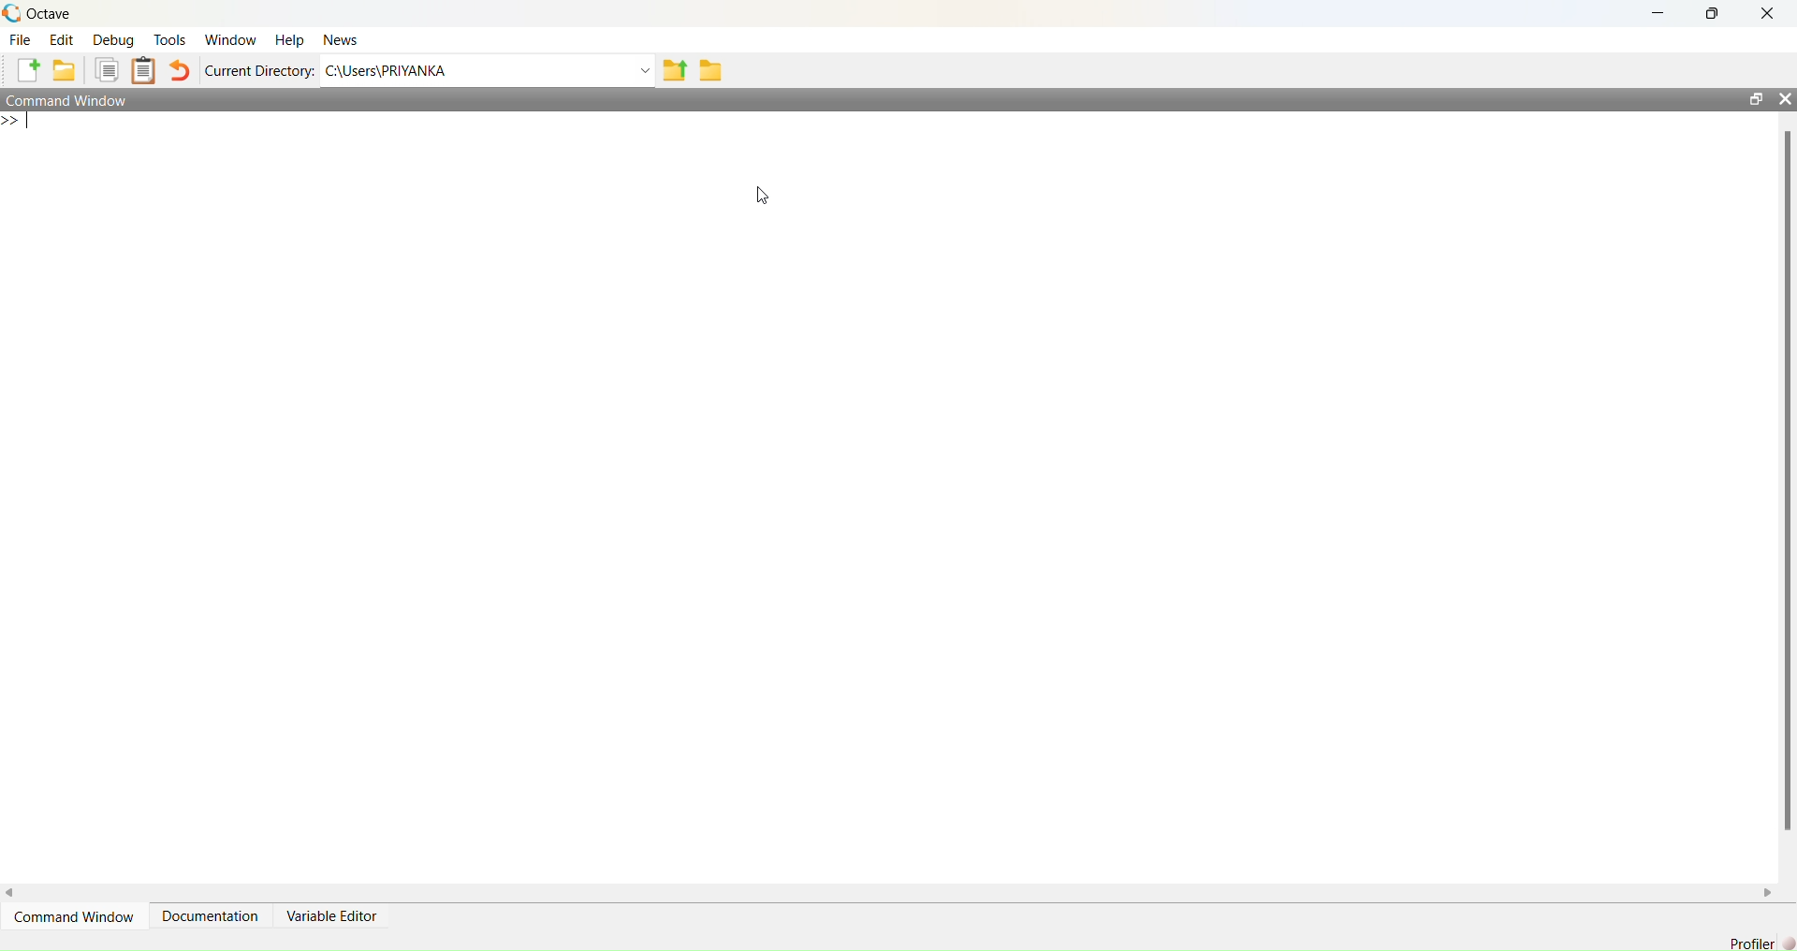  I want to click on edit, so click(62, 38).